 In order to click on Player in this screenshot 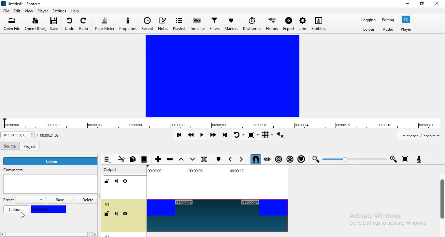, I will do `click(43, 11)`.